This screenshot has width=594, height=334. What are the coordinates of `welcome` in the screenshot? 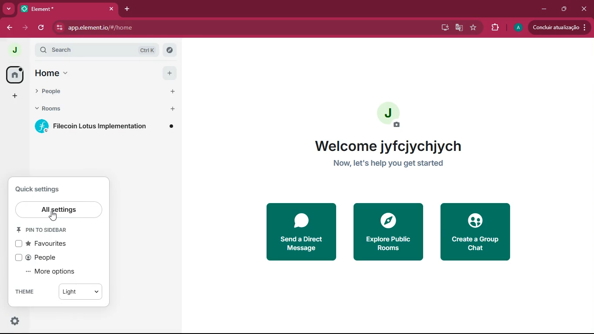 It's located at (397, 146).